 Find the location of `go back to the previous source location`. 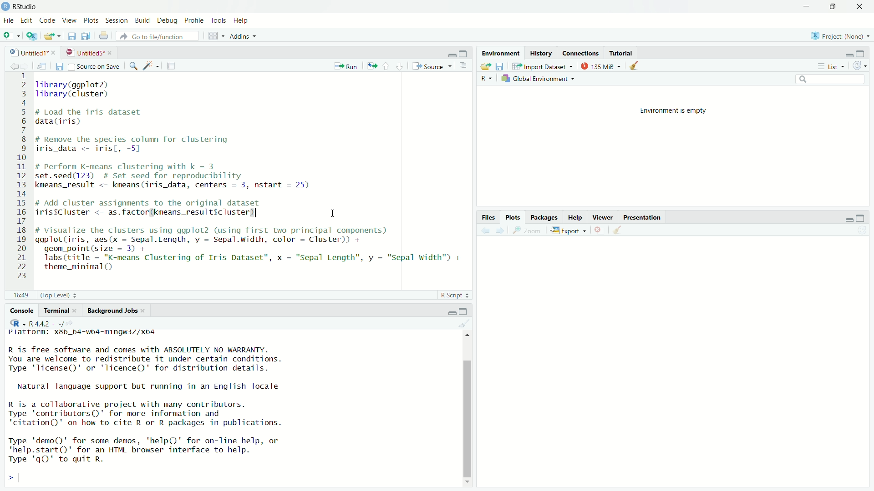

go back to the previous source location is located at coordinates (9, 65).